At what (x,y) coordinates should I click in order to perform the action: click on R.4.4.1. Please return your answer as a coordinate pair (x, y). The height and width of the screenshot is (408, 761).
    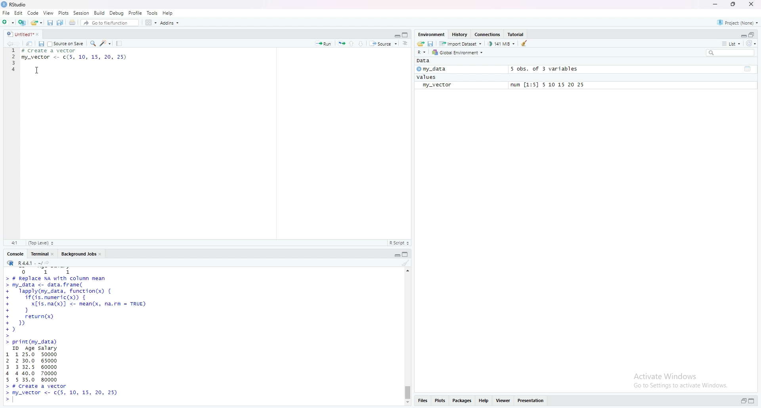
    Looking at the image, I should click on (23, 263).